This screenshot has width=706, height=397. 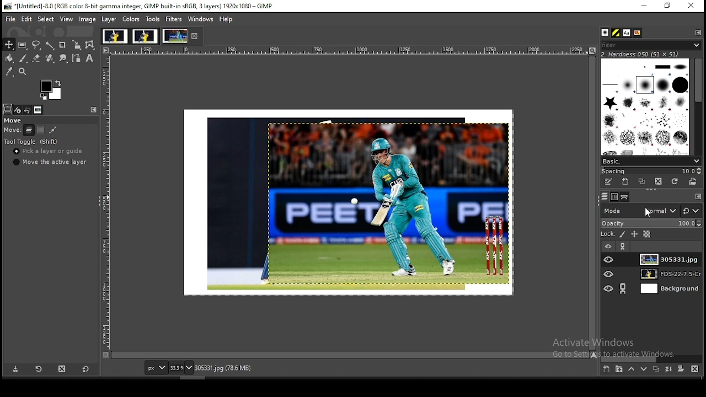 I want to click on zoom tool, so click(x=22, y=71).